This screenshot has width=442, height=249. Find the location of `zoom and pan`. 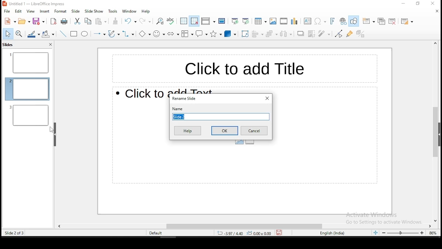

zoom and pan is located at coordinates (19, 34).